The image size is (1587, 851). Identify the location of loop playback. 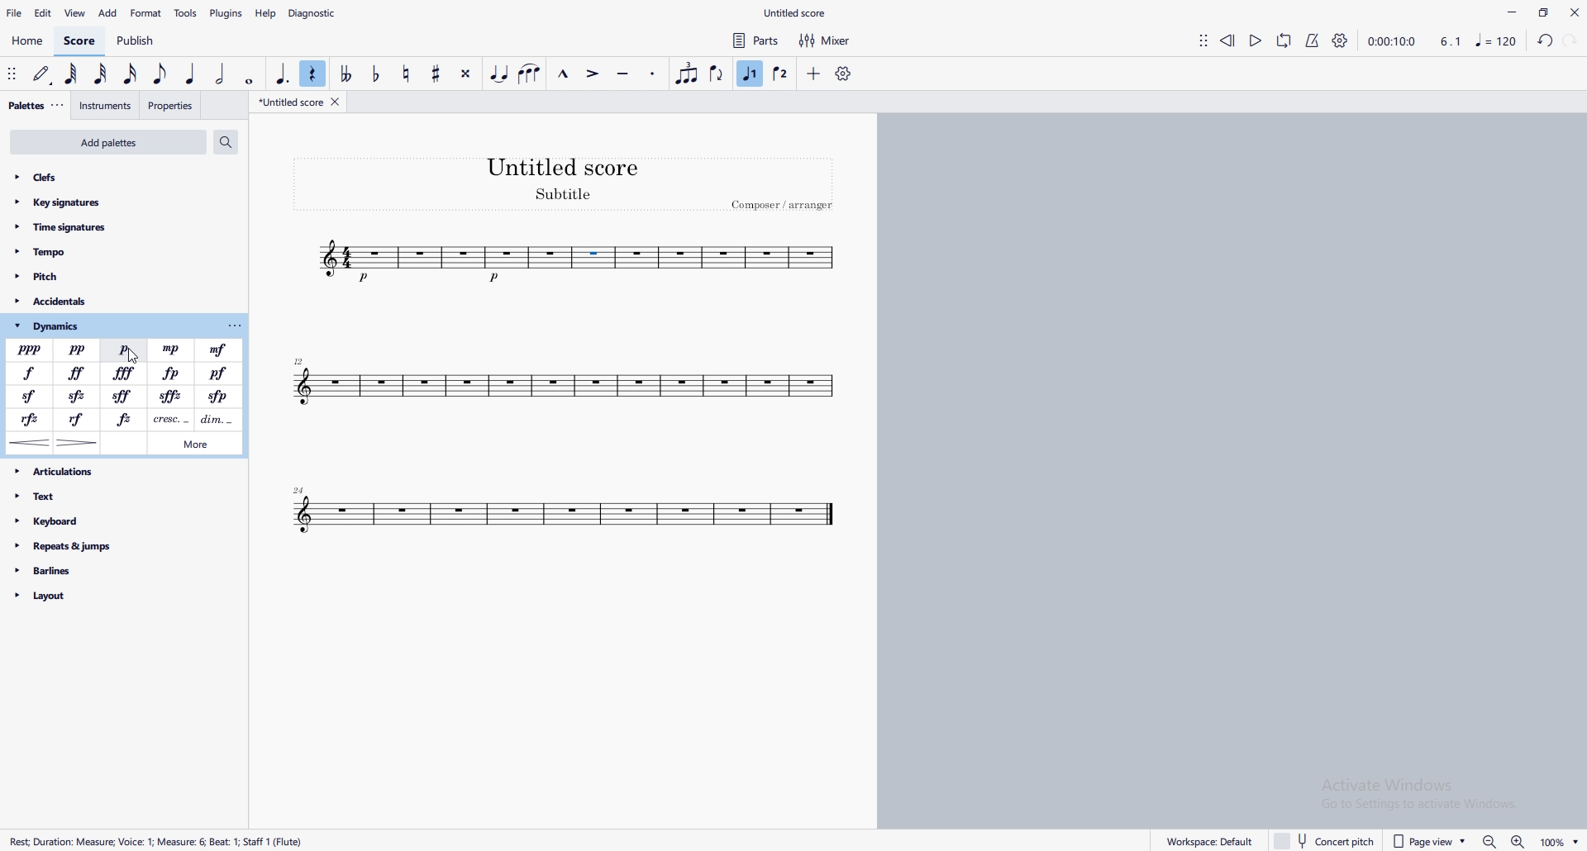
(1283, 40).